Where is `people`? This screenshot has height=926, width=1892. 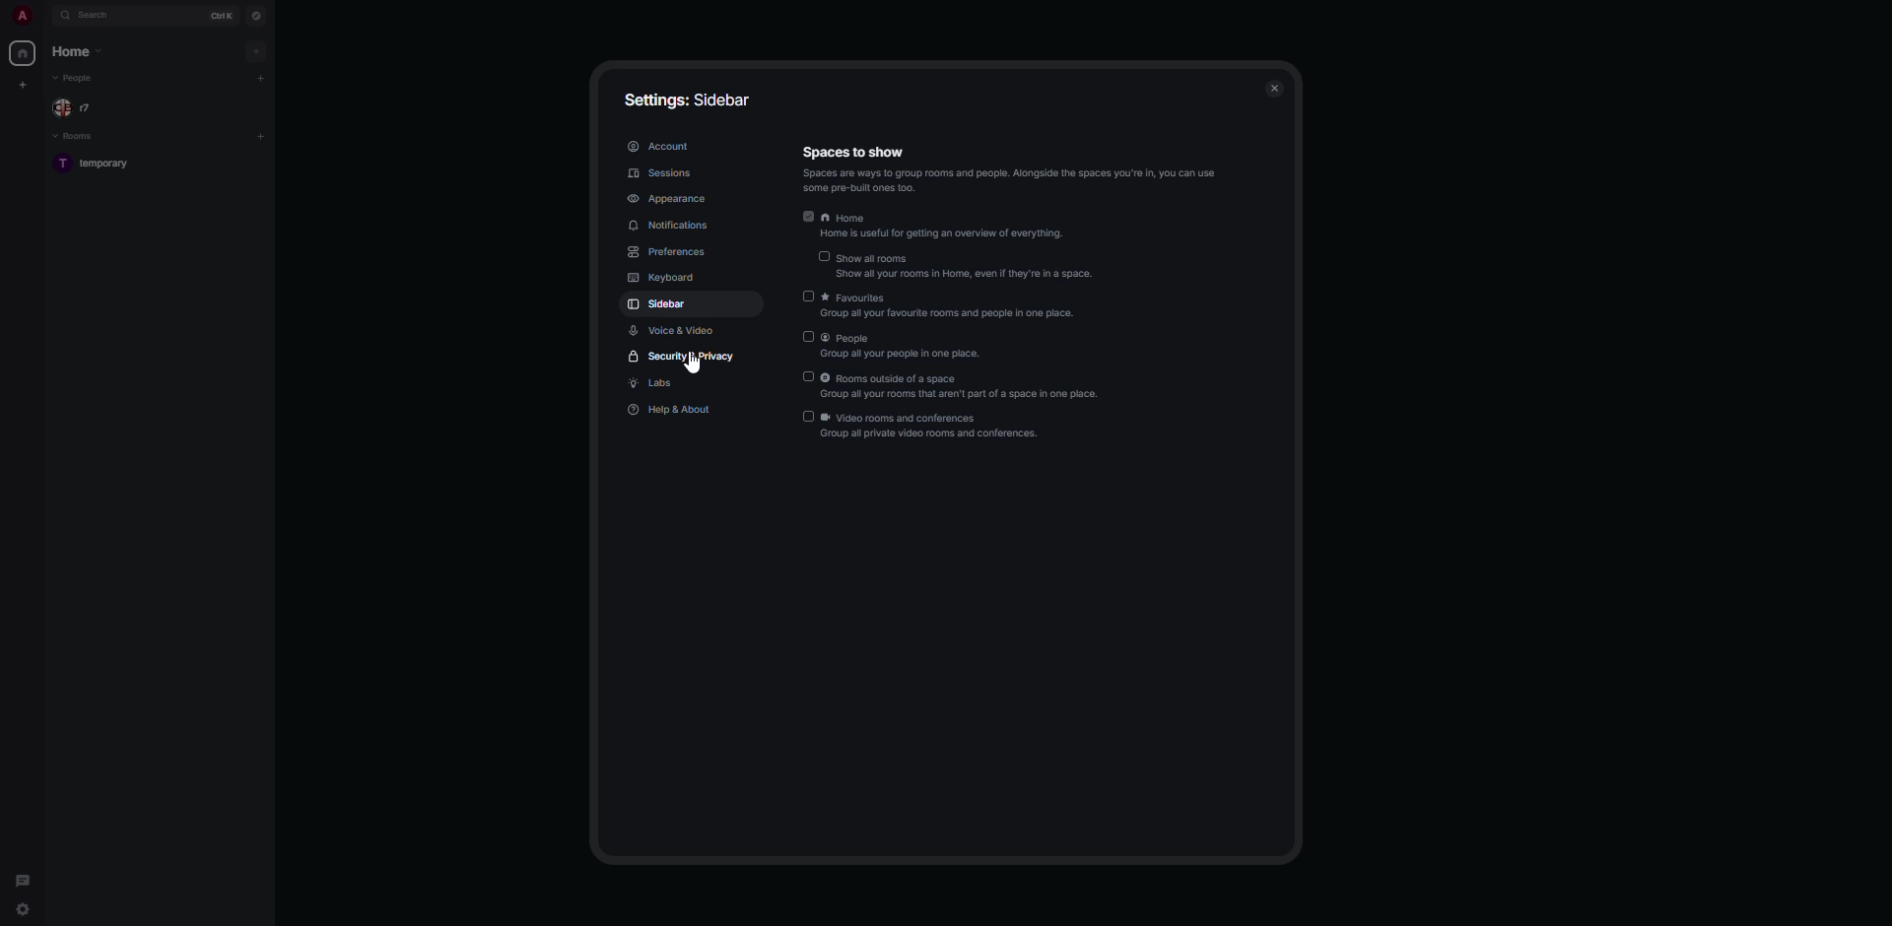 people is located at coordinates (80, 80).